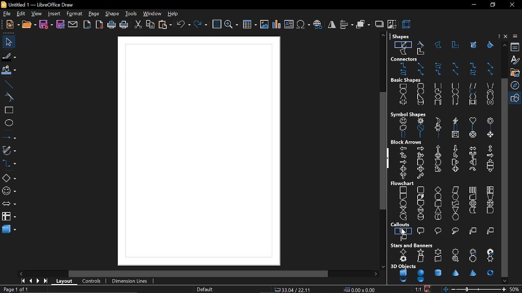 The height and width of the screenshot is (293, 522). What do you see at coordinates (420, 54) in the screenshot?
I see `polygon 45 filled` at bounding box center [420, 54].